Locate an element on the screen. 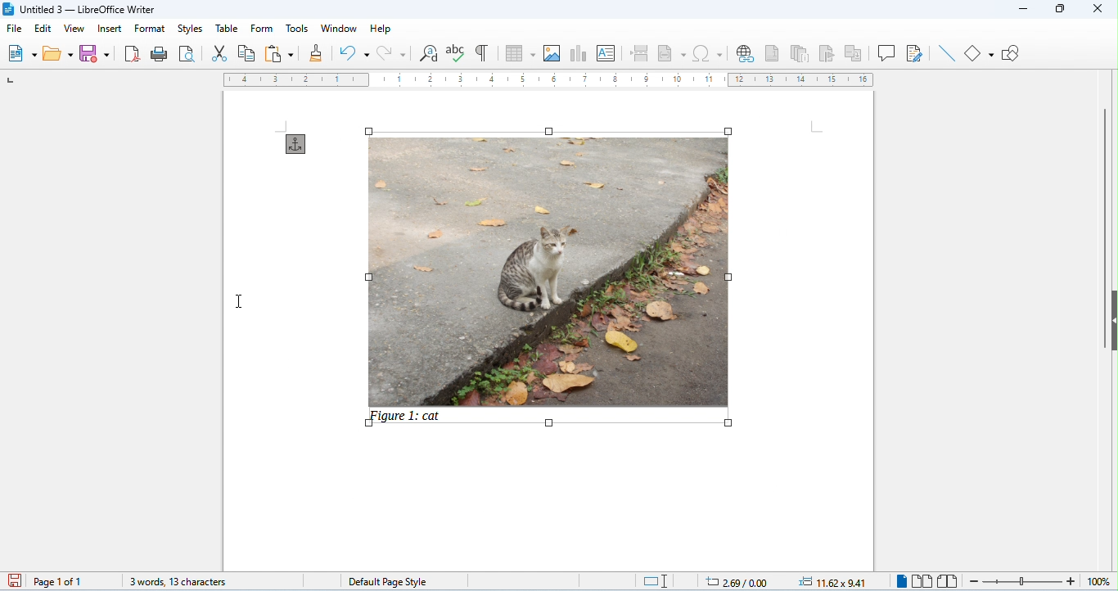 The image size is (1118, 591). insert image is located at coordinates (552, 54).